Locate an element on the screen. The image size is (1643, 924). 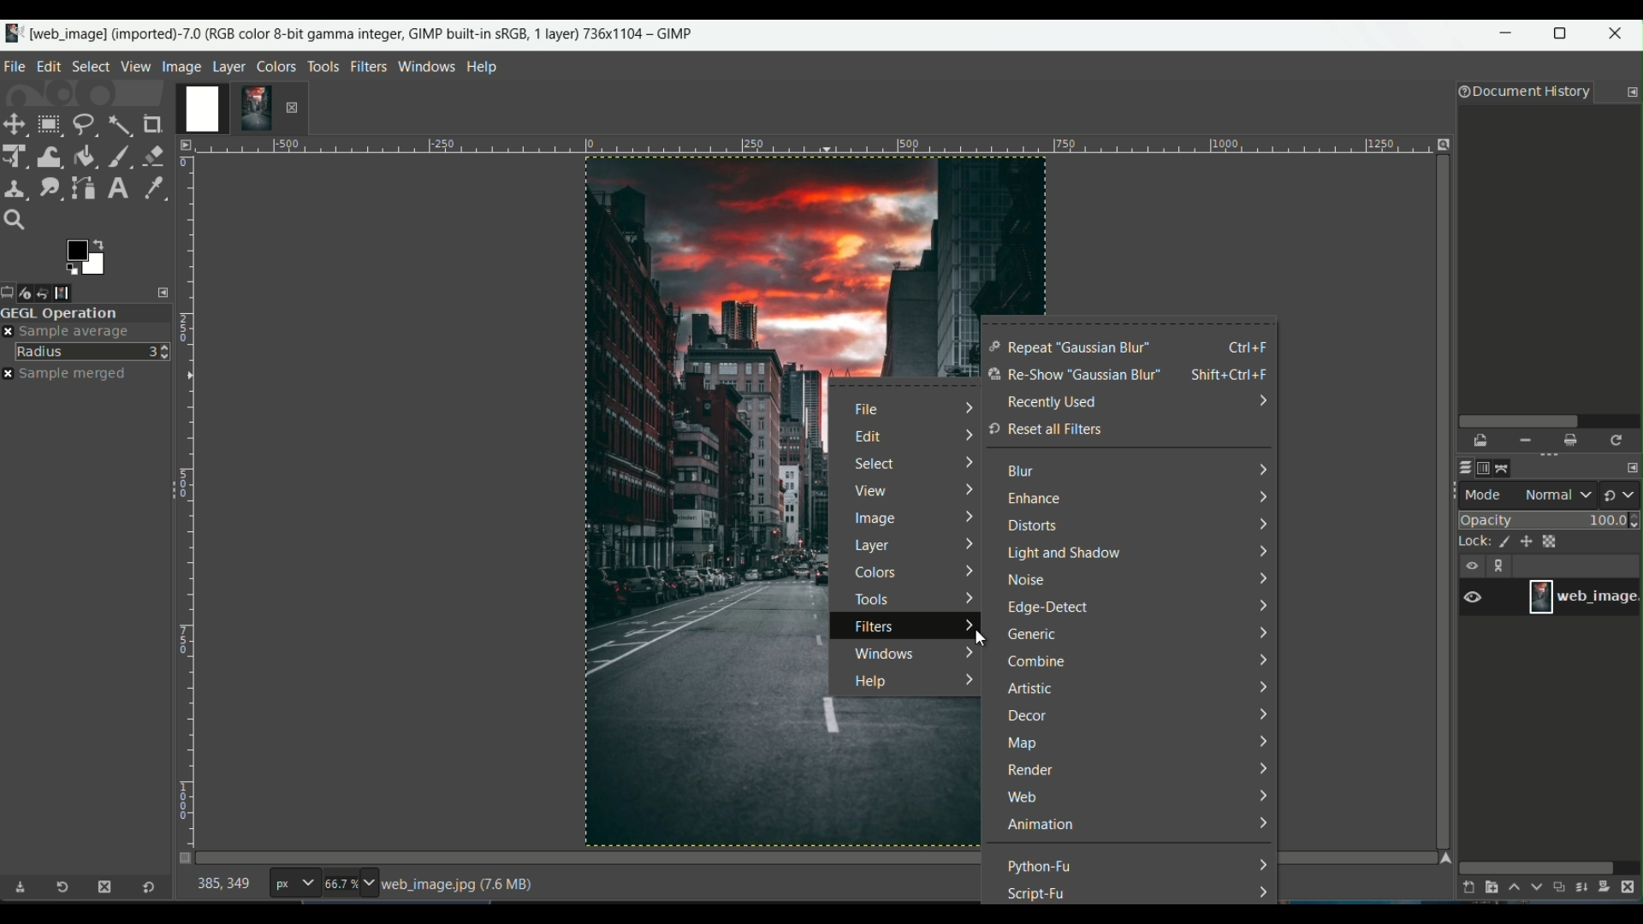
delete tool preset is located at coordinates (104, 887).